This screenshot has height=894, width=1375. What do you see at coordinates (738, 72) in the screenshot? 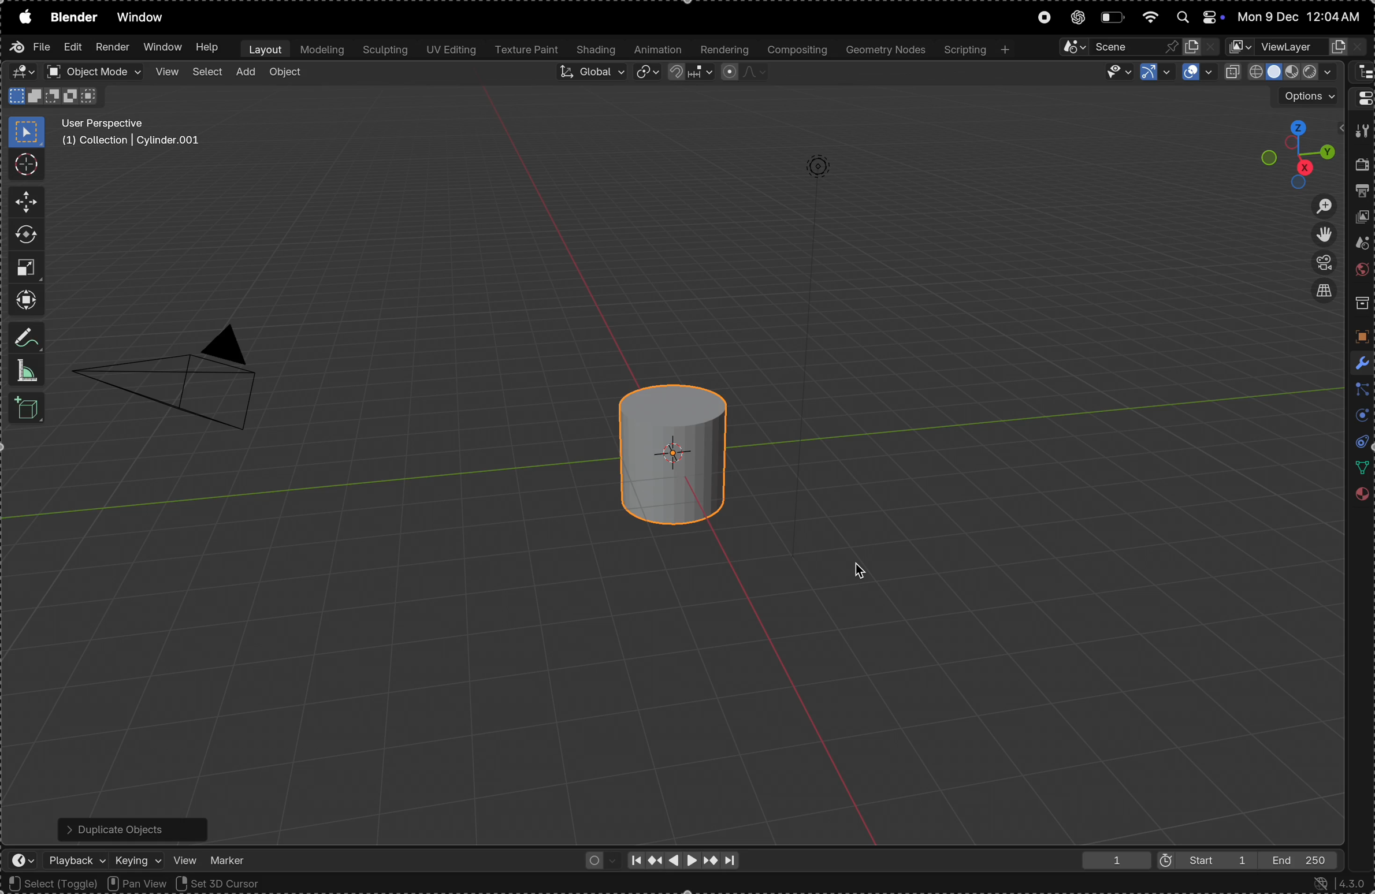
I see `proportinall falling objects` at bounding box center [738, 72].